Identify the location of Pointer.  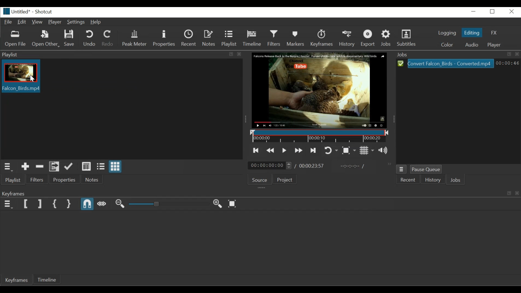
(32, 79).